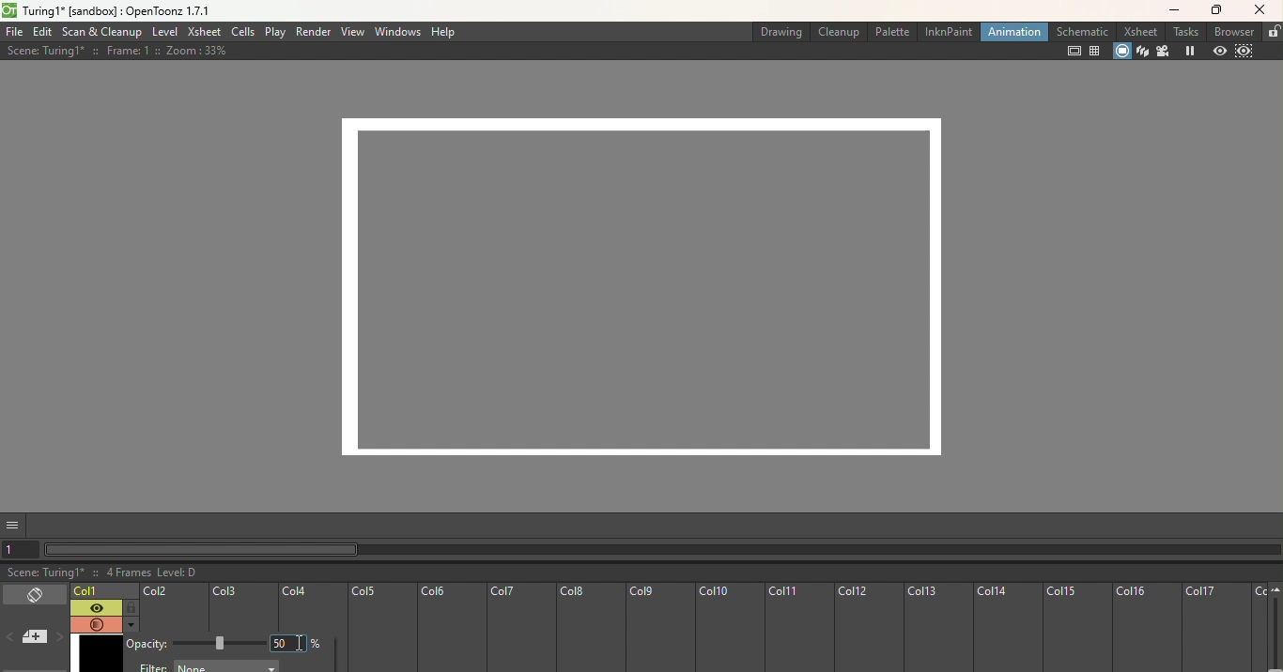 The image size is (1283, 672). What do you see at coordinates (193, 645) in the screenshot?
I see `Opacity` at bounding box center [193, 645].